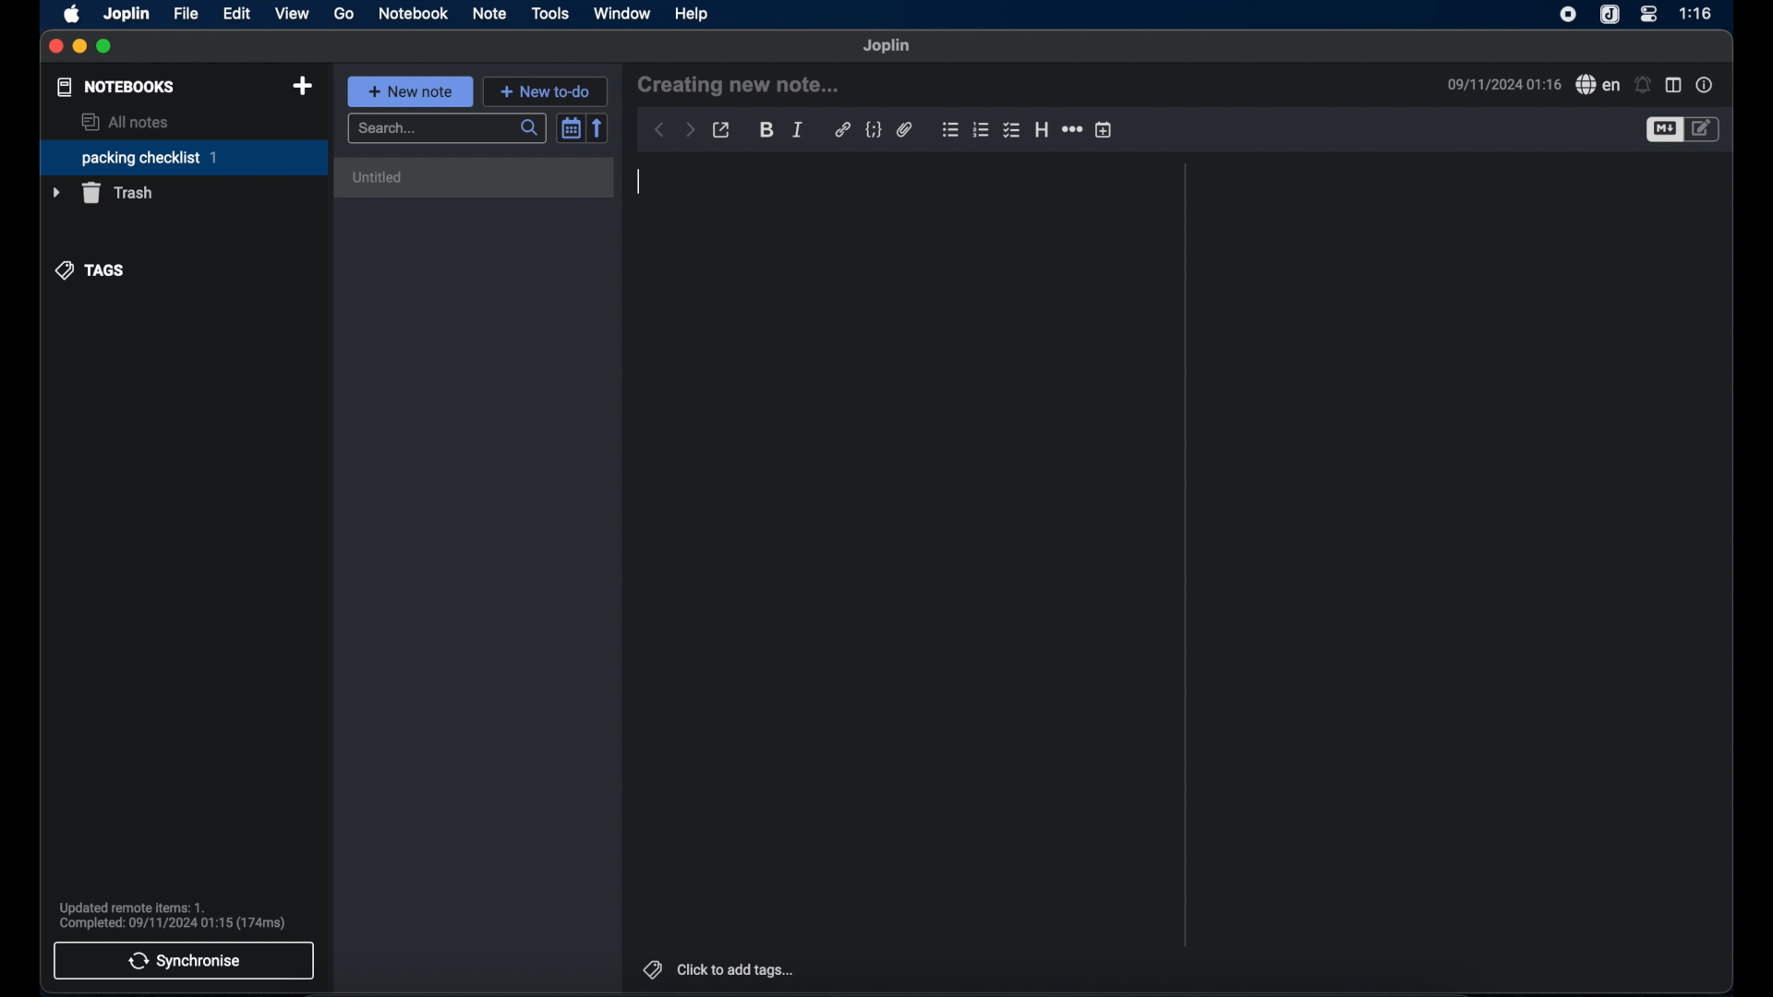 The width and height of the screenshot is (1773, 997). What do you see at coordinates (1663, 130) in the screenshot?
I see `toggle editor` at bounding box center [1663, 130].